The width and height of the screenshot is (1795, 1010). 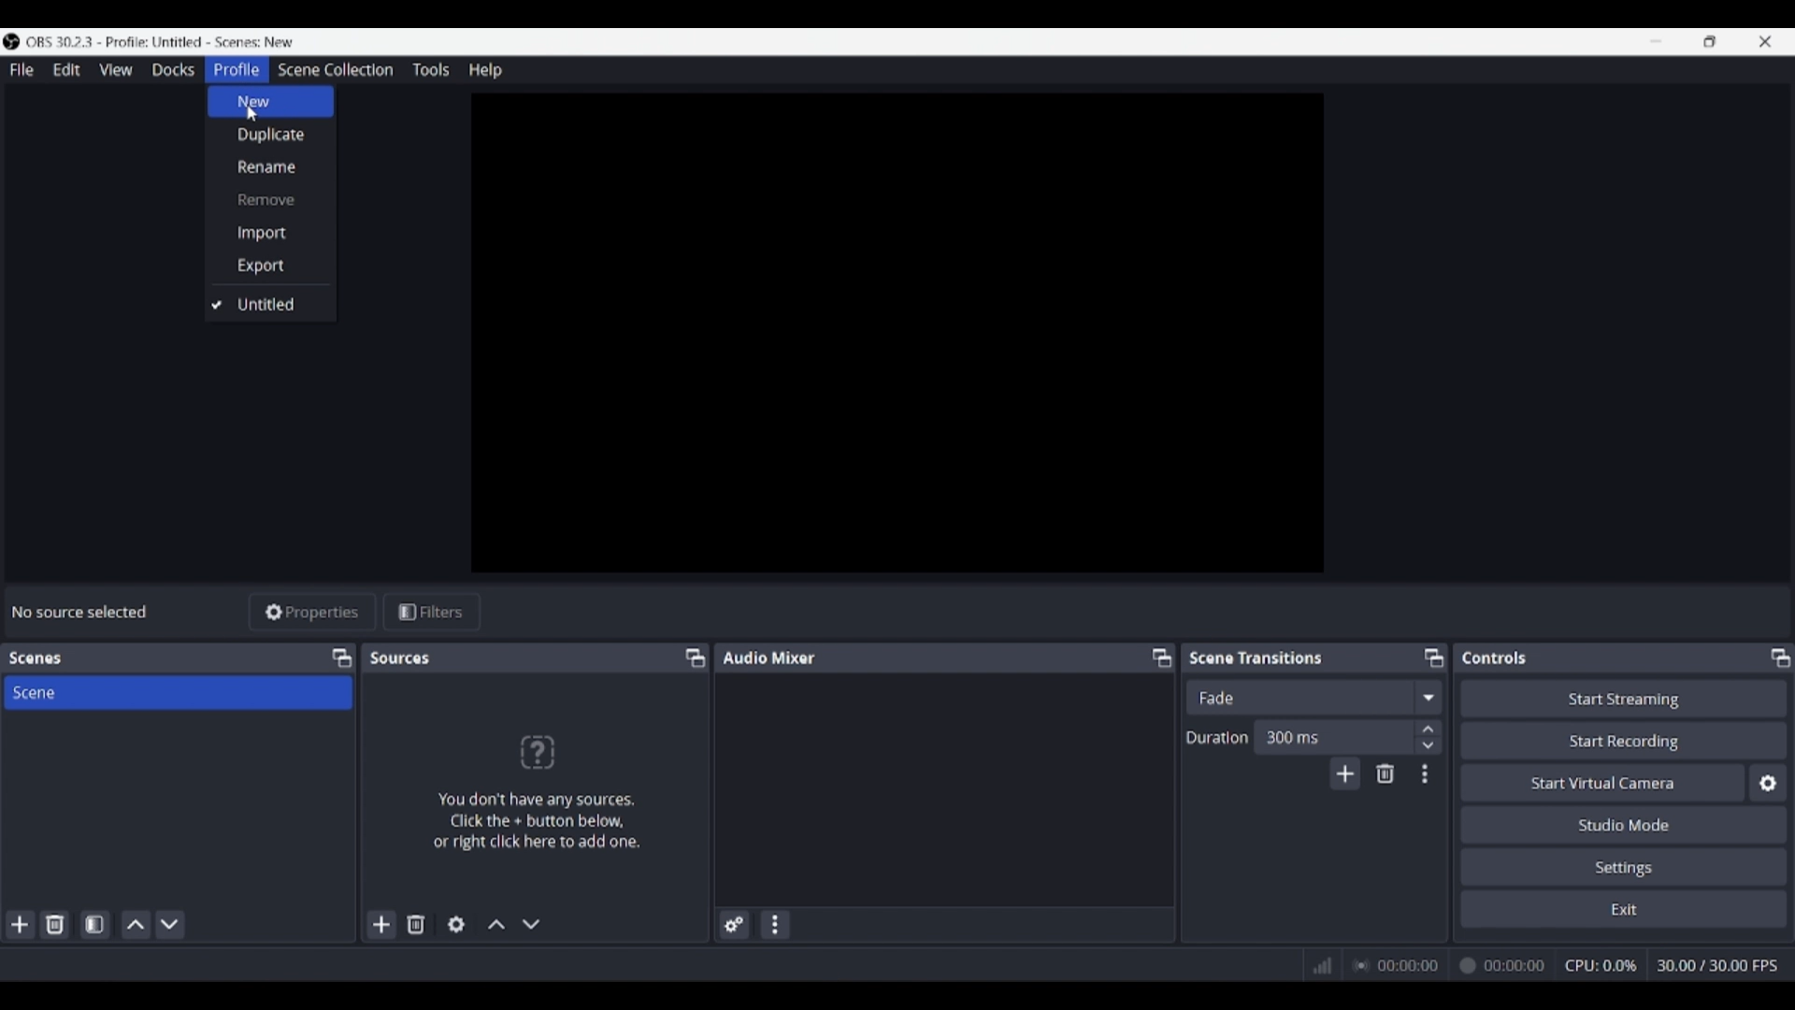 I want to click on Open scene filters, so click(x=94, y=924).